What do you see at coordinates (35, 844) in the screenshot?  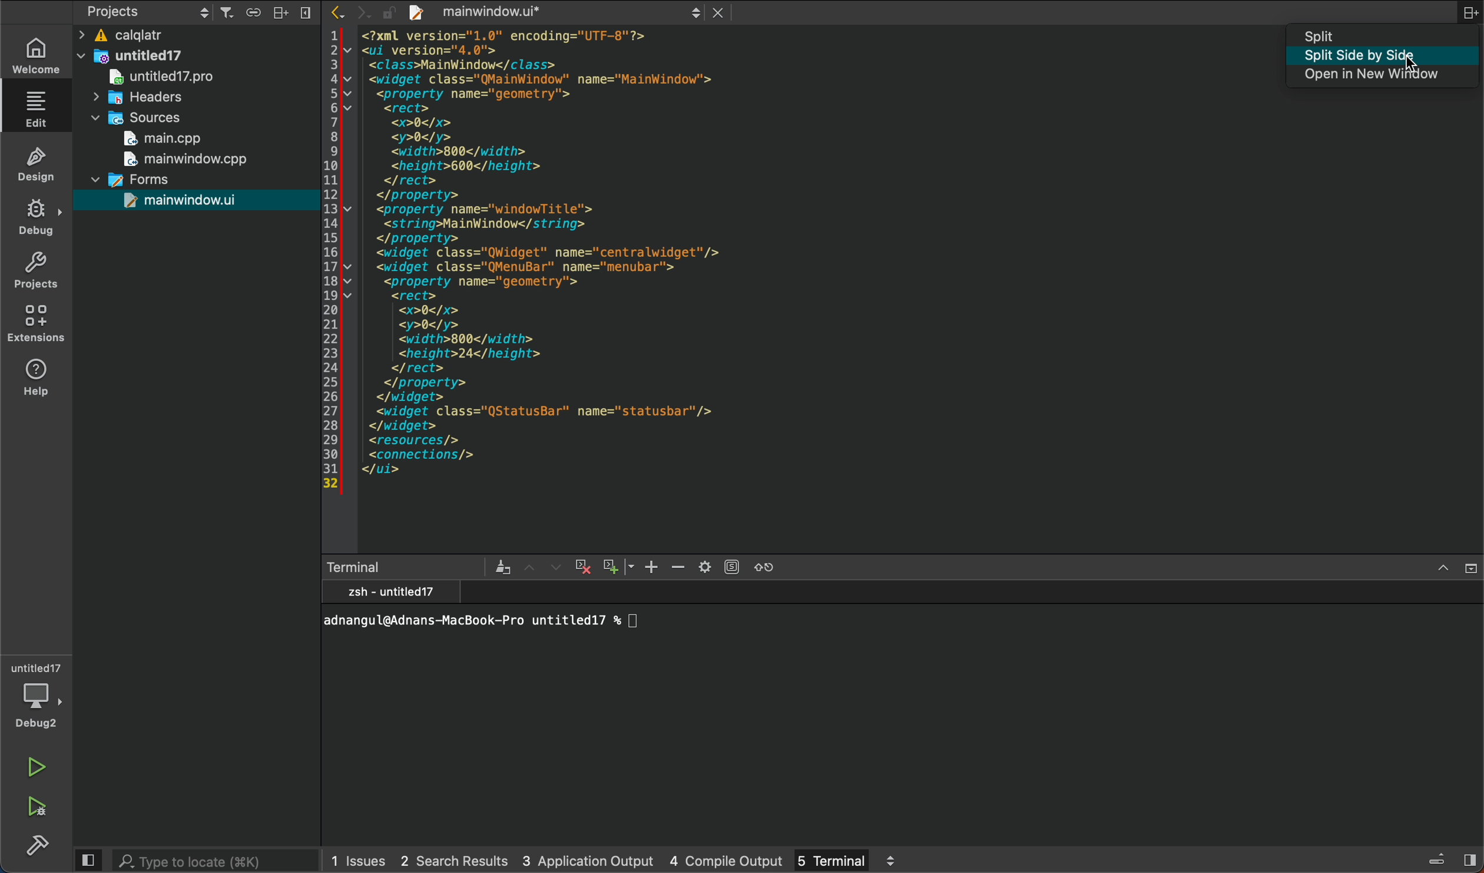 I see `build` at bounding box center [35, 844].